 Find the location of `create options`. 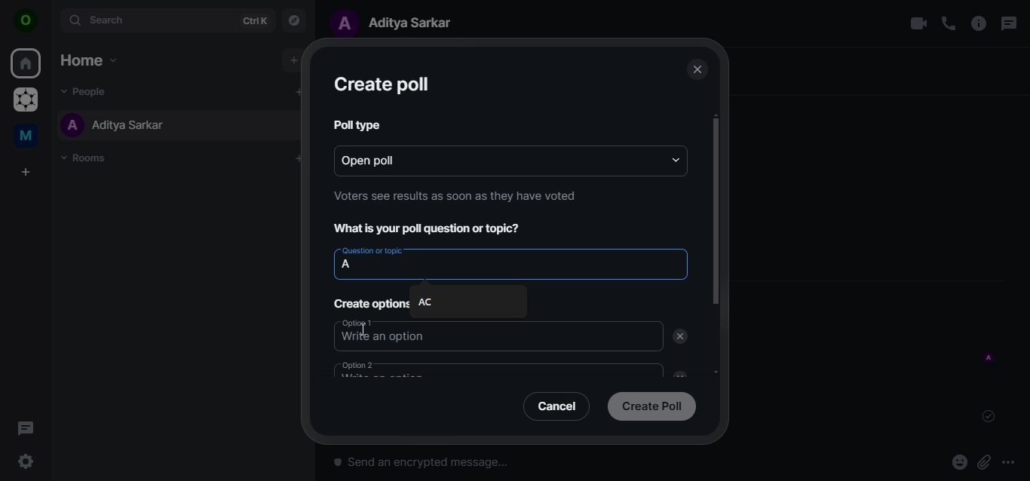

create options is located at coordinates (372, 303).